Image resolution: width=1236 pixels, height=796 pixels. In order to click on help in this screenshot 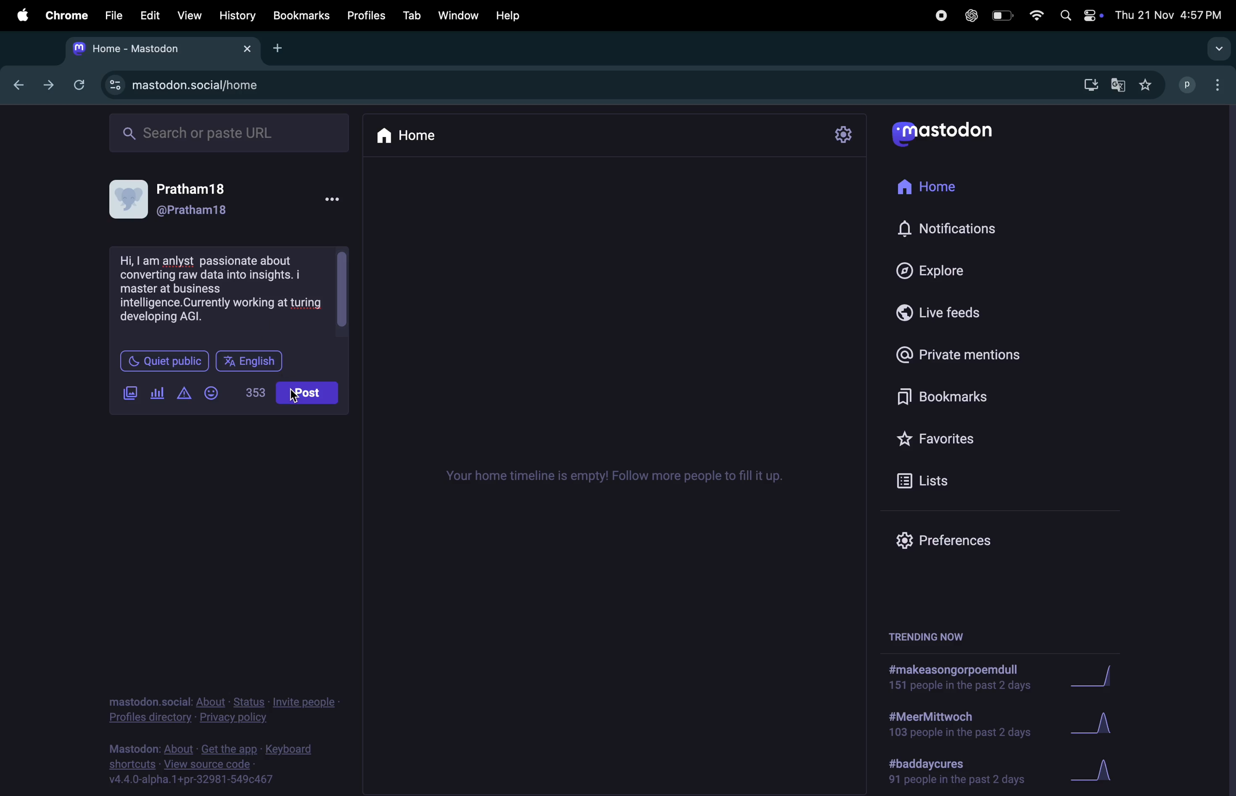, I will do `click(509, 16)`.